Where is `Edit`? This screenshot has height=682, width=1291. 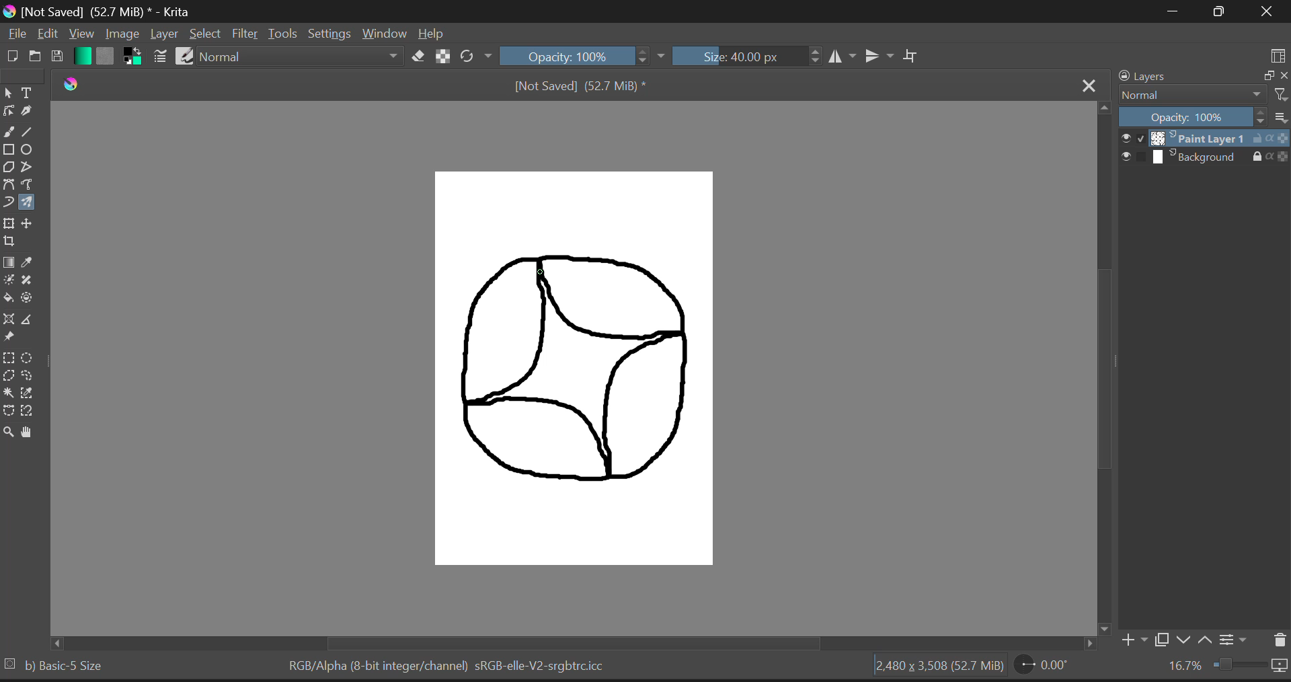 Edit is located at coordinates (47, 34).